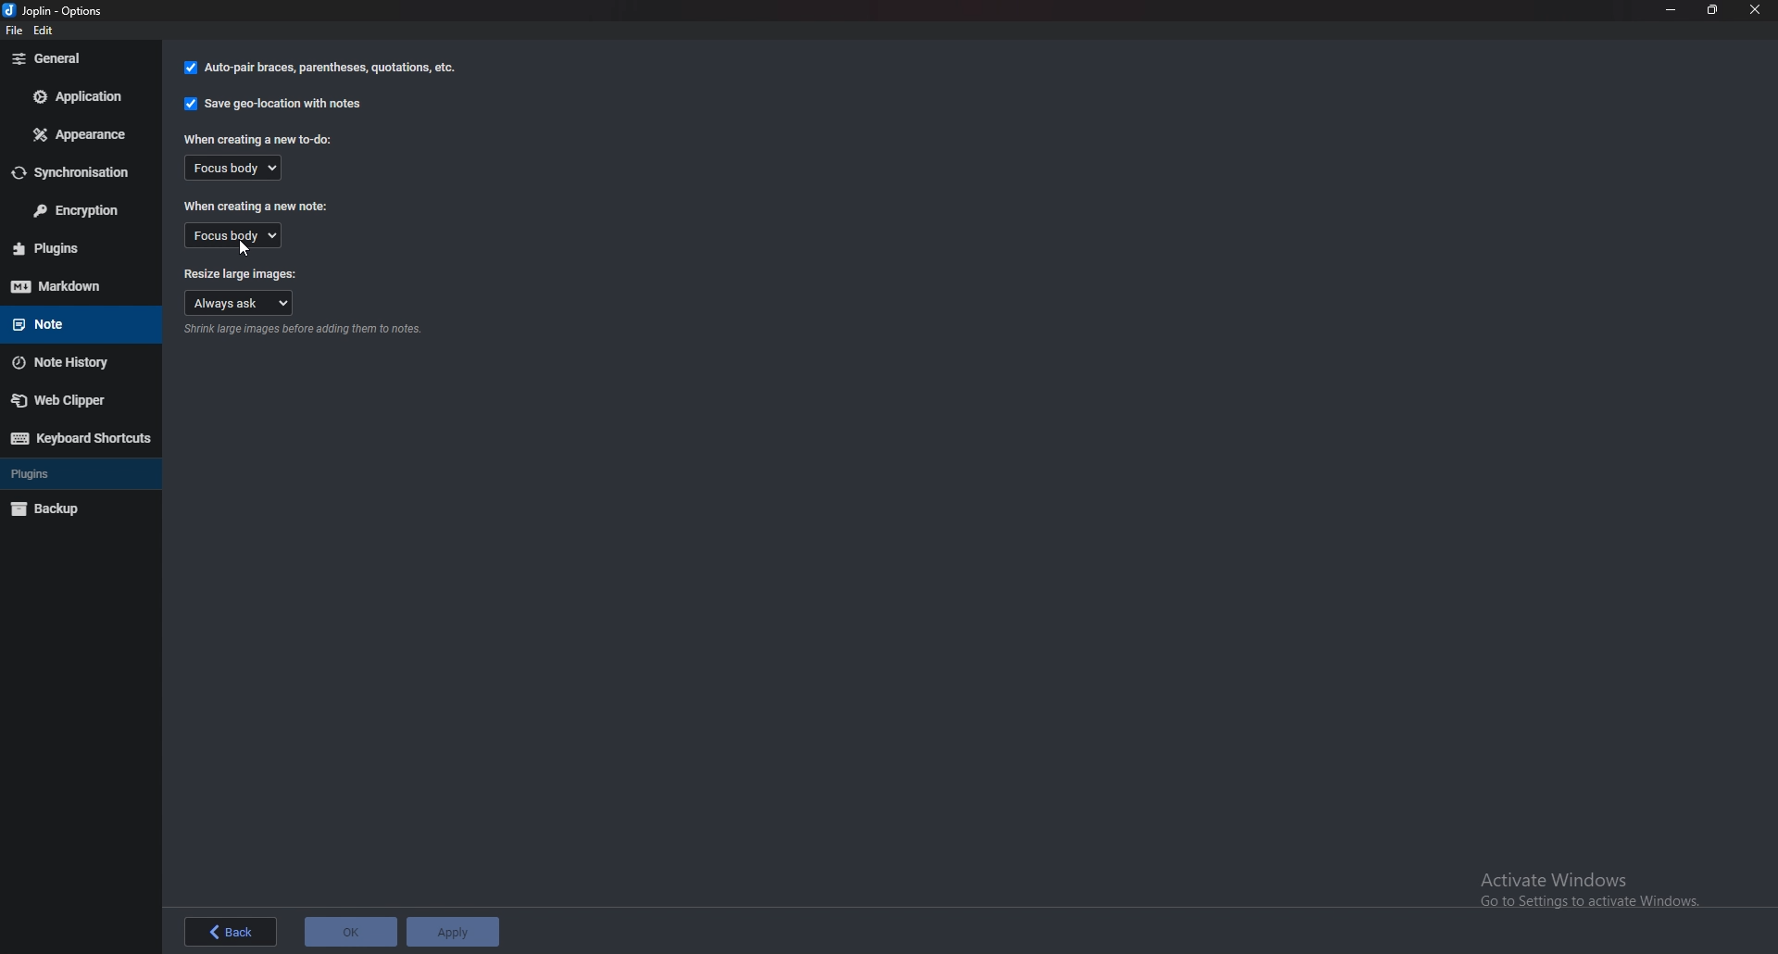  I want to click on General, so click(74, 58).